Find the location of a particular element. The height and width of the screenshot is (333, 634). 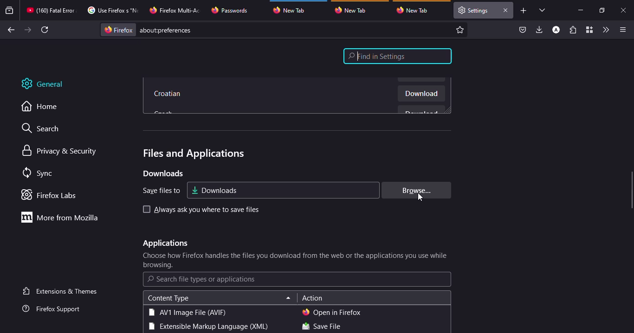

action is located at coordinates (312, 299).